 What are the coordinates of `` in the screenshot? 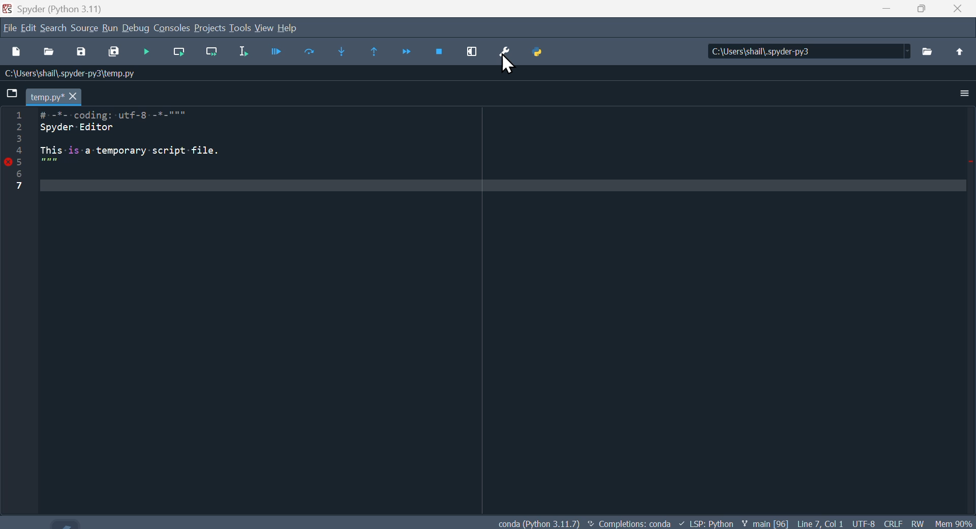 It's located at (109, 27).